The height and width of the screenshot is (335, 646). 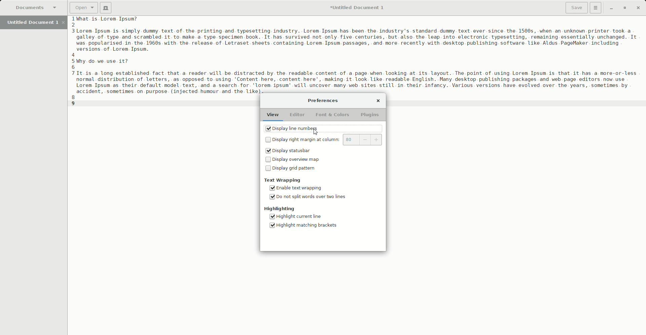 What do you see at coordinates (596, 7) in the screenshot?
I see `Options` at bounding box center [596, 7].